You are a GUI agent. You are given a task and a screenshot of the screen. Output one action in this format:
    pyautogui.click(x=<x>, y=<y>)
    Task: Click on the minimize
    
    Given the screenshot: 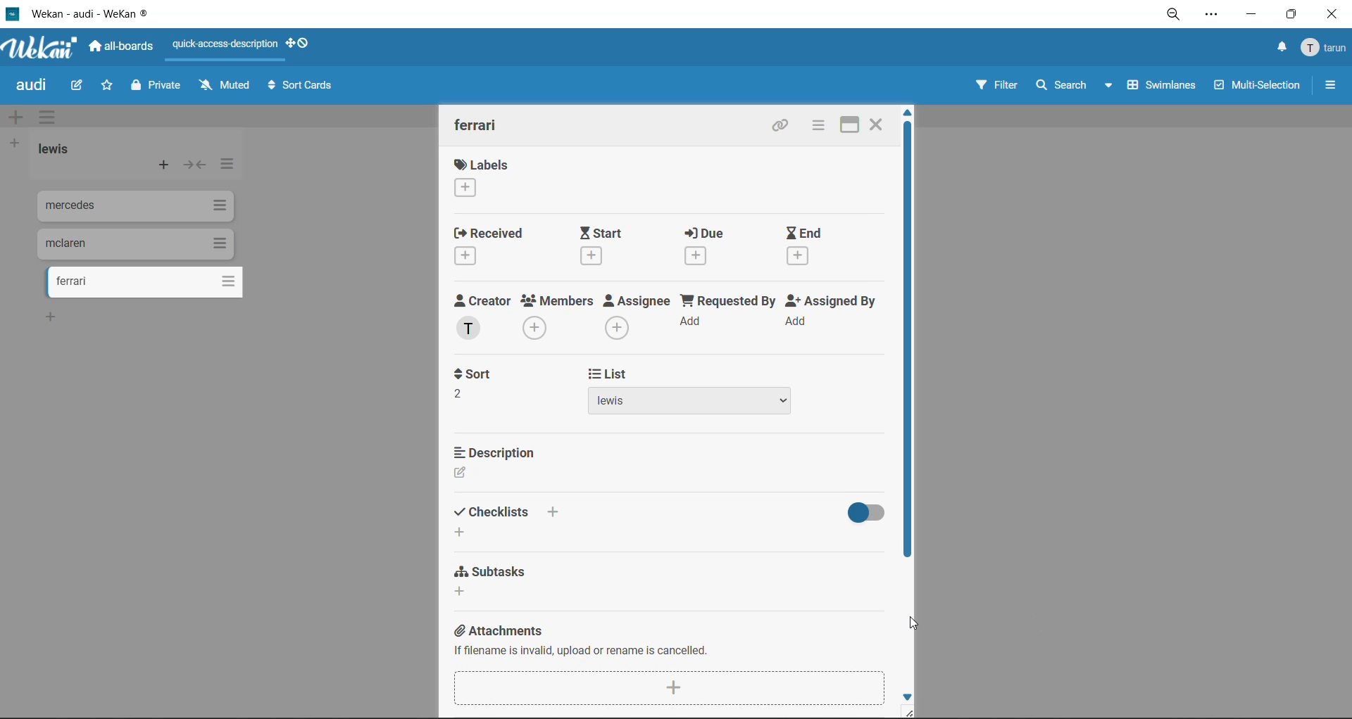 What is the action you would take?
    pyautogui.click(x=1250, y=15)
    